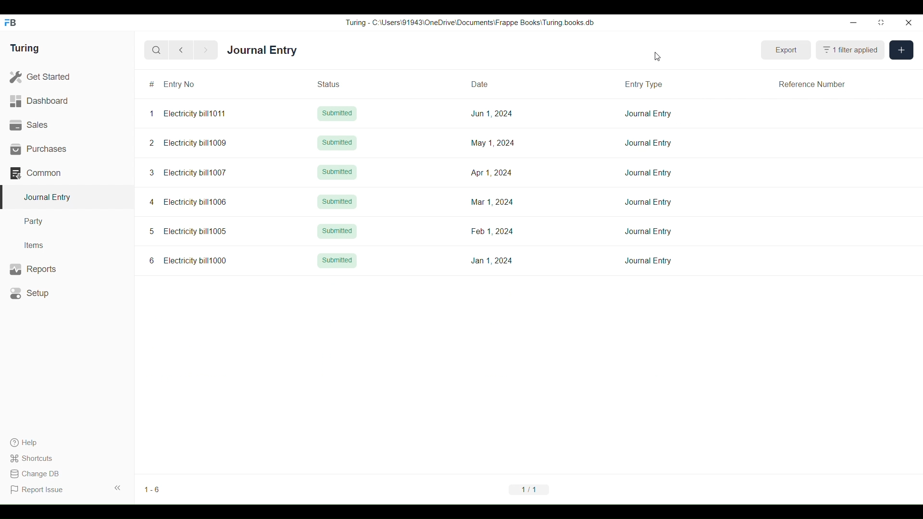  I want to click on New entry, so click(901, 50).